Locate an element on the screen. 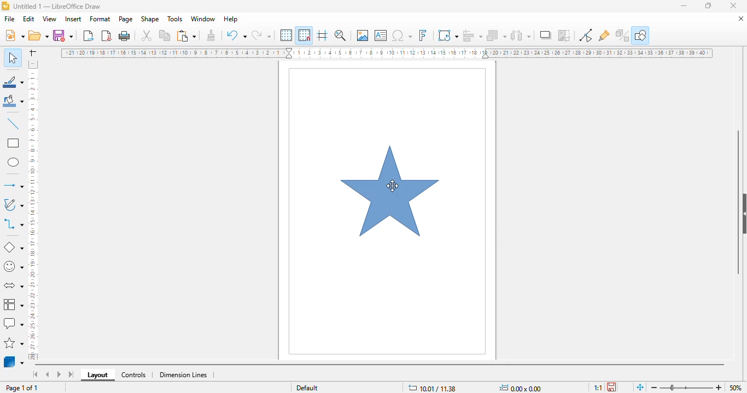 This screenshot has height=393, width=747. X&Y Coordinates is located at coordinates (434, 388).